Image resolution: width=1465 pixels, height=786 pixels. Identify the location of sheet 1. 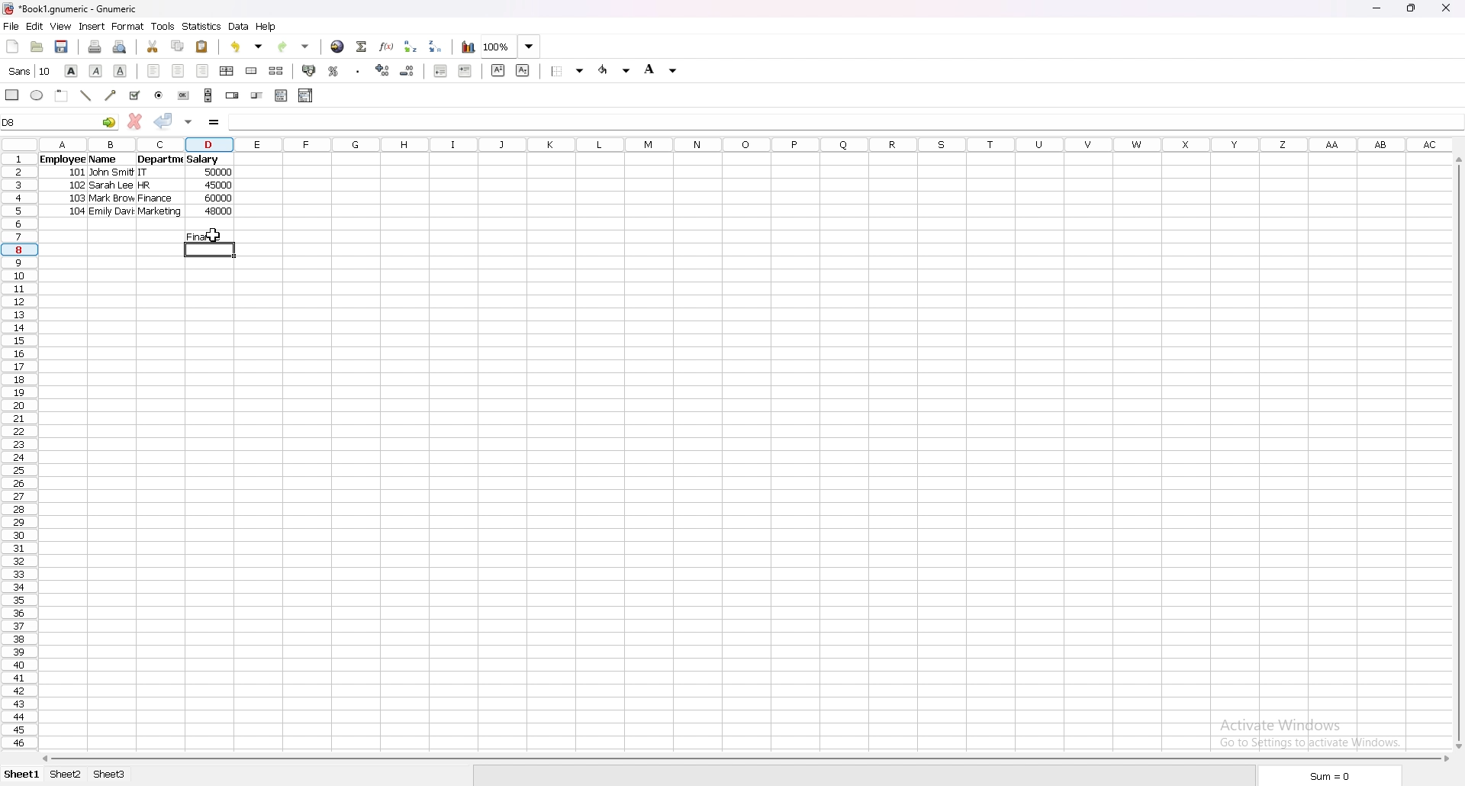
(20, 775).